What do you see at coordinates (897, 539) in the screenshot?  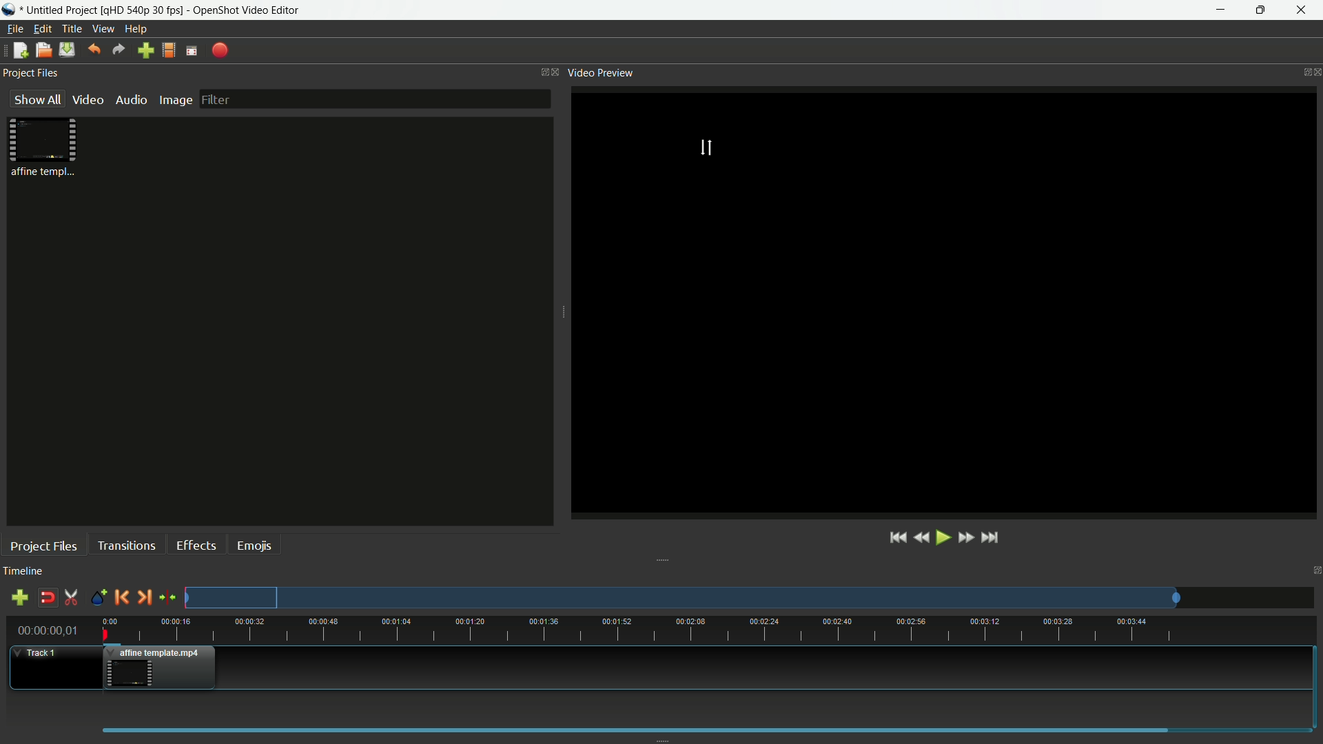 I see `jump to start` at bounding box center [897, 539].